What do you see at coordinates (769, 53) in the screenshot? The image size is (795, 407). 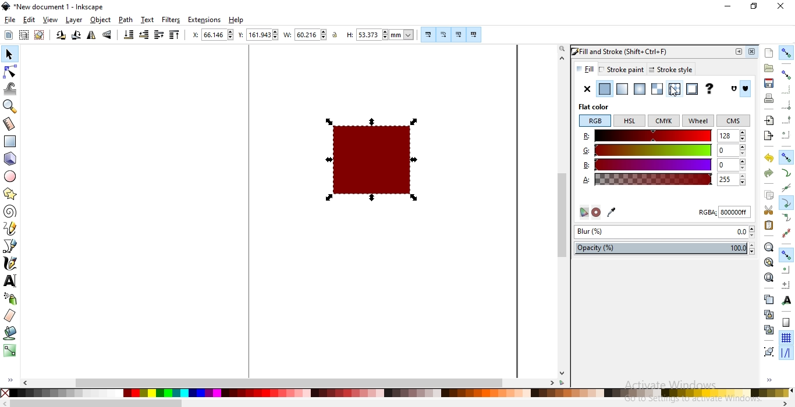 I see `create a new document` at bounding box center [769, 53].